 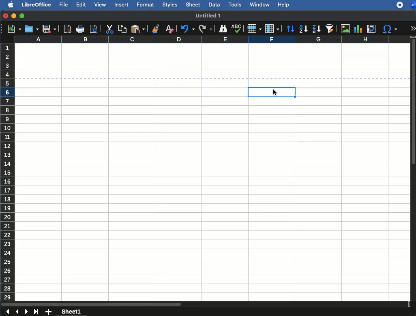 What do you see at coordinates (260, 4) in the screenshot?
I see `window` at bounding box center [260, 4].